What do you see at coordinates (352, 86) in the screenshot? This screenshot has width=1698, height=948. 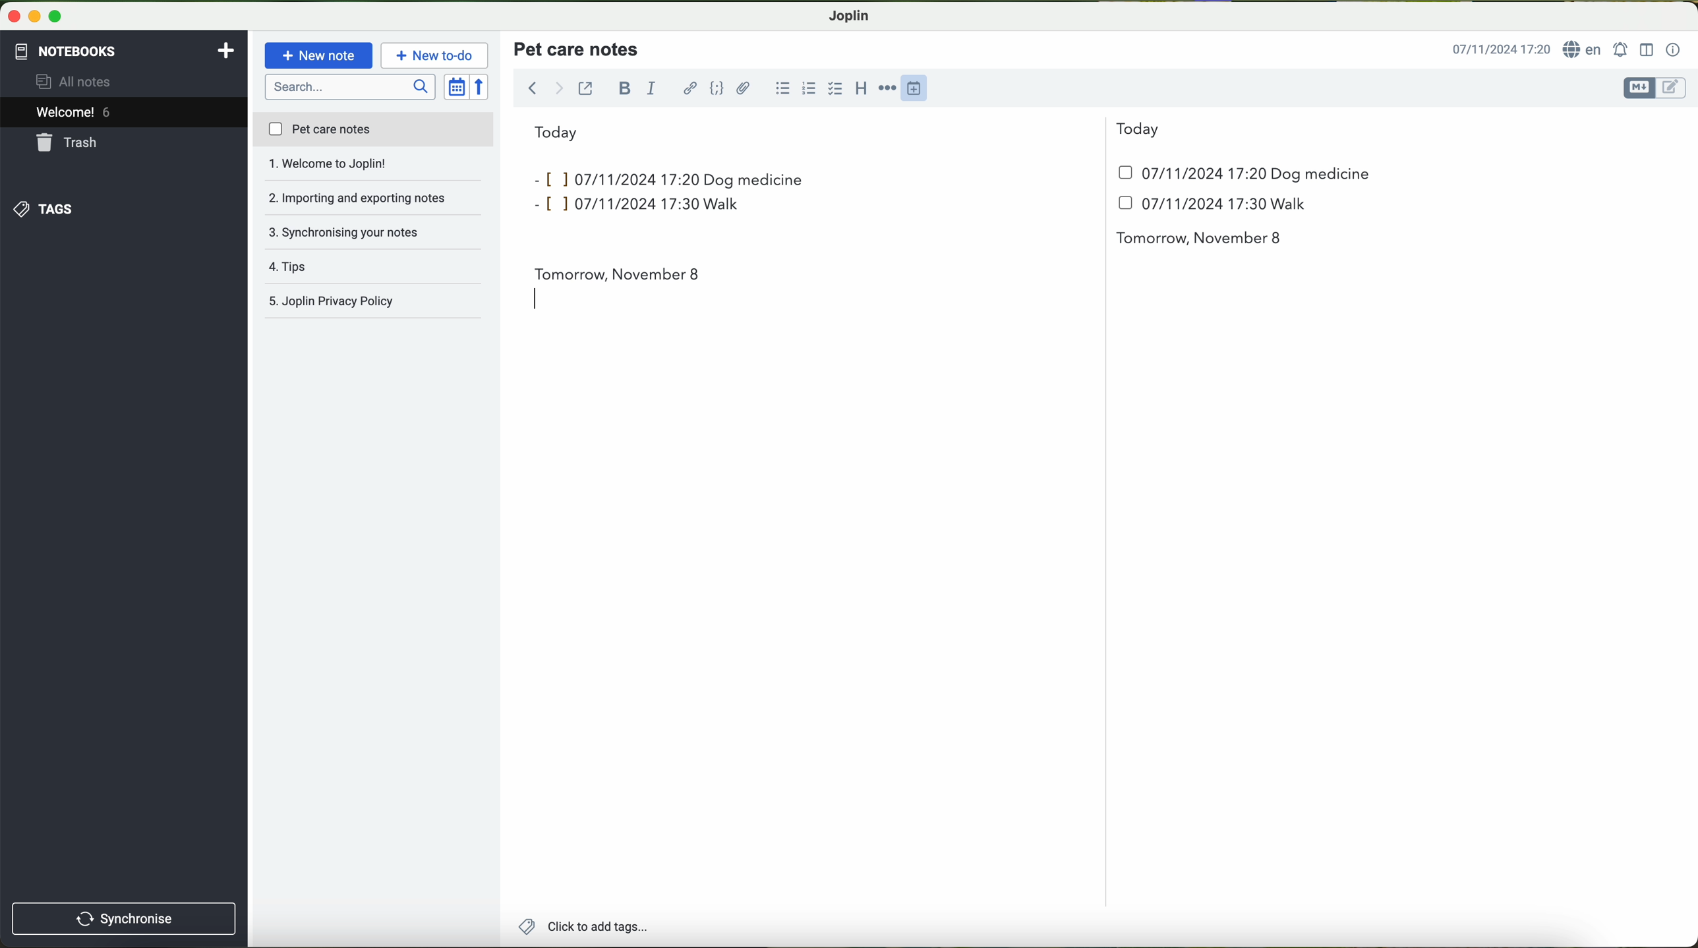 I see `search bar` at bounding box center [352, 86].